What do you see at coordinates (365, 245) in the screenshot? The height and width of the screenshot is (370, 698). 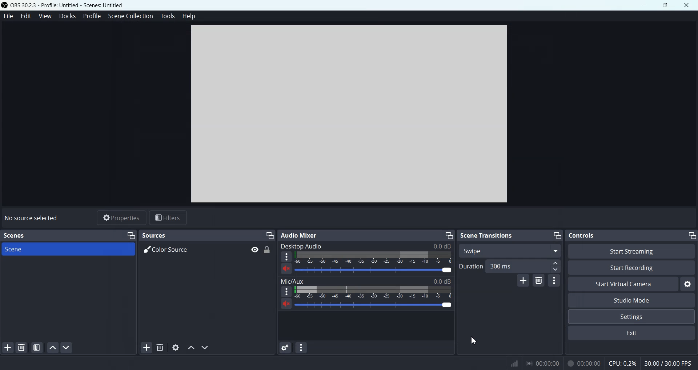 I see `Text` at bounding box center [365, 245].